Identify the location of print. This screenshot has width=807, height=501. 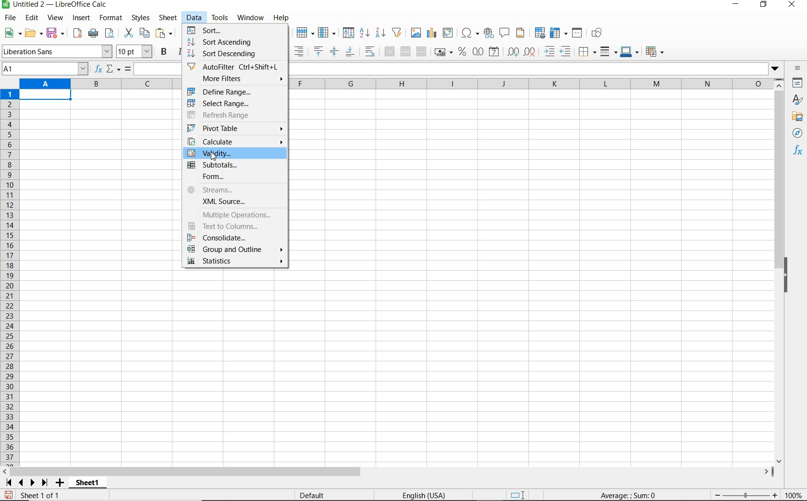
(93, 33).